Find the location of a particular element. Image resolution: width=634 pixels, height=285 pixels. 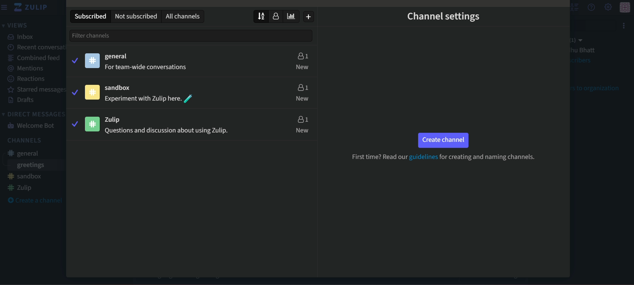

not subscribed is located at coordinates (136, 16).